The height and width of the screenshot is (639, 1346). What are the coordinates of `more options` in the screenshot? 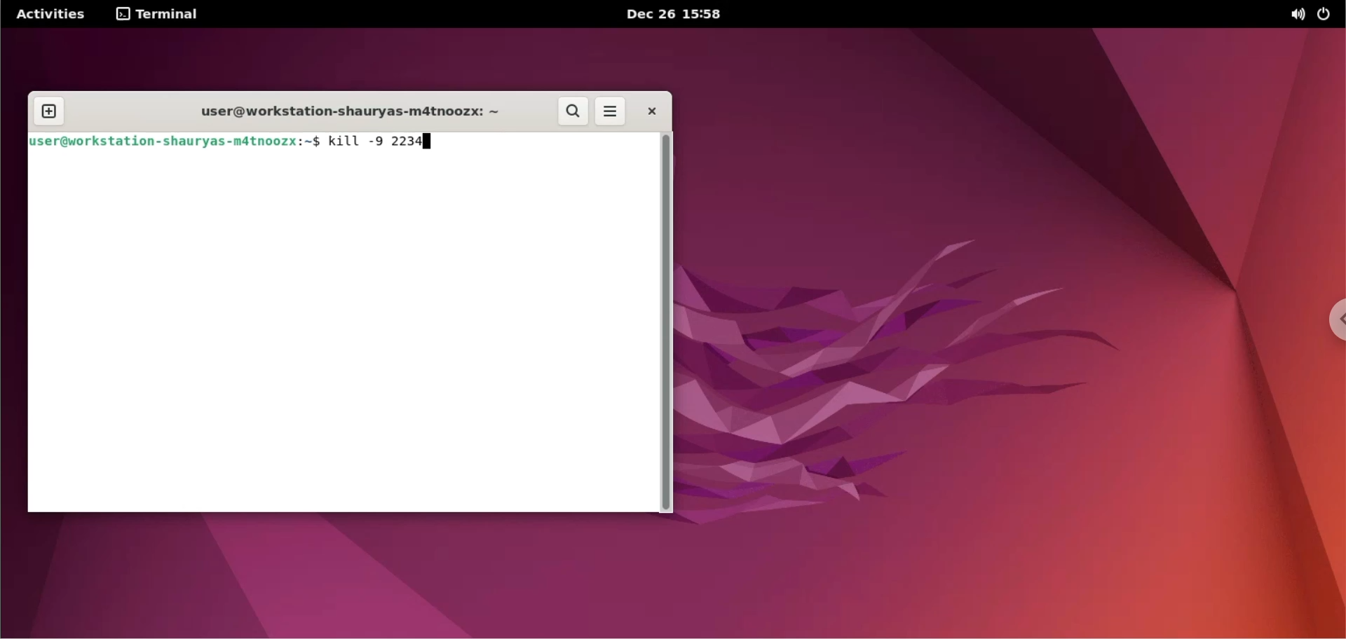 It's located at (613, 113).